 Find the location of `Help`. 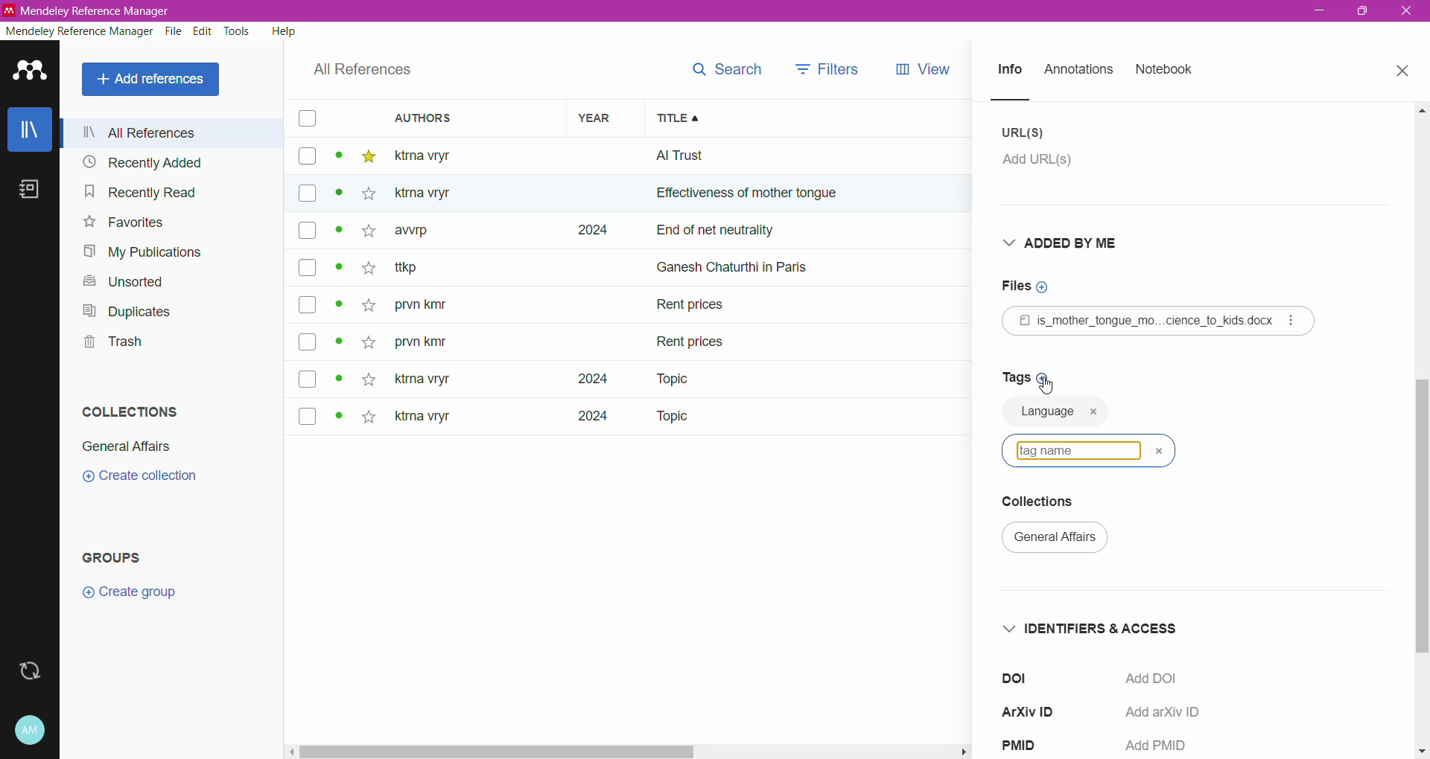

Help is located at coordinates (285, 31).